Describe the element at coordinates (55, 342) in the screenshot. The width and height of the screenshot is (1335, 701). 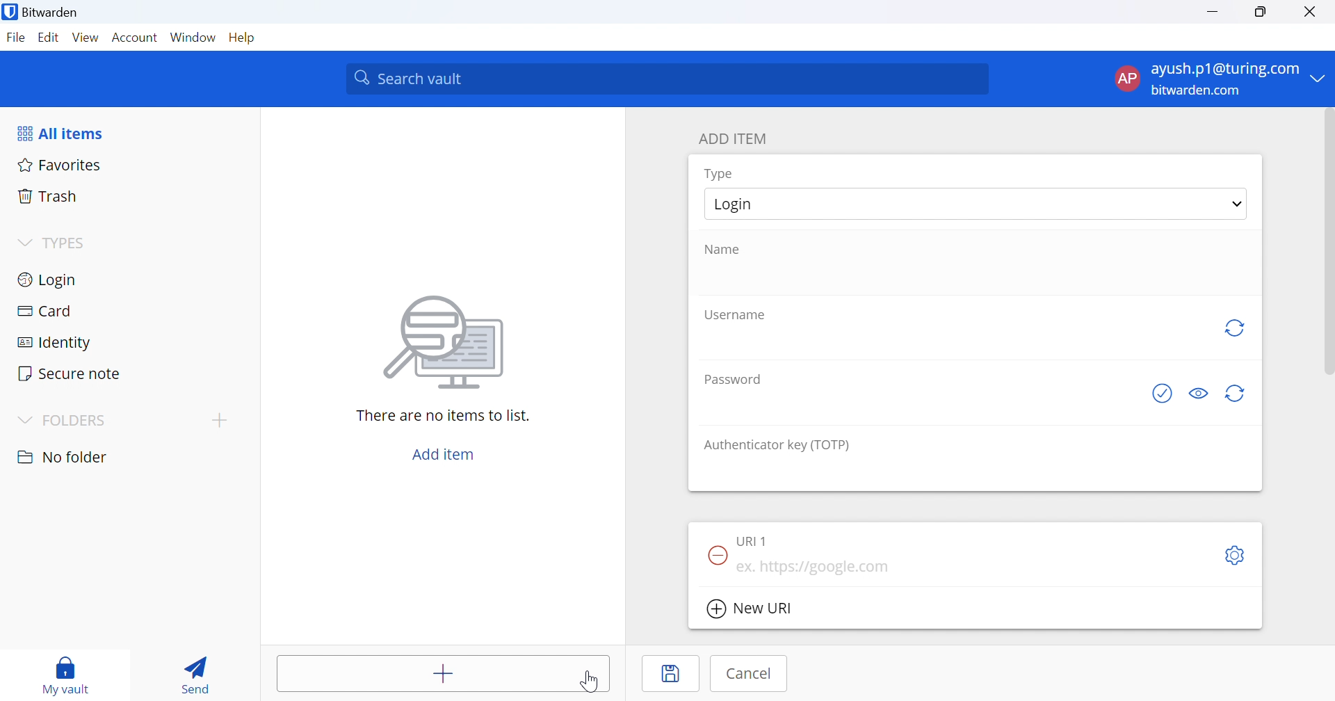
I see `Identity` at that location.